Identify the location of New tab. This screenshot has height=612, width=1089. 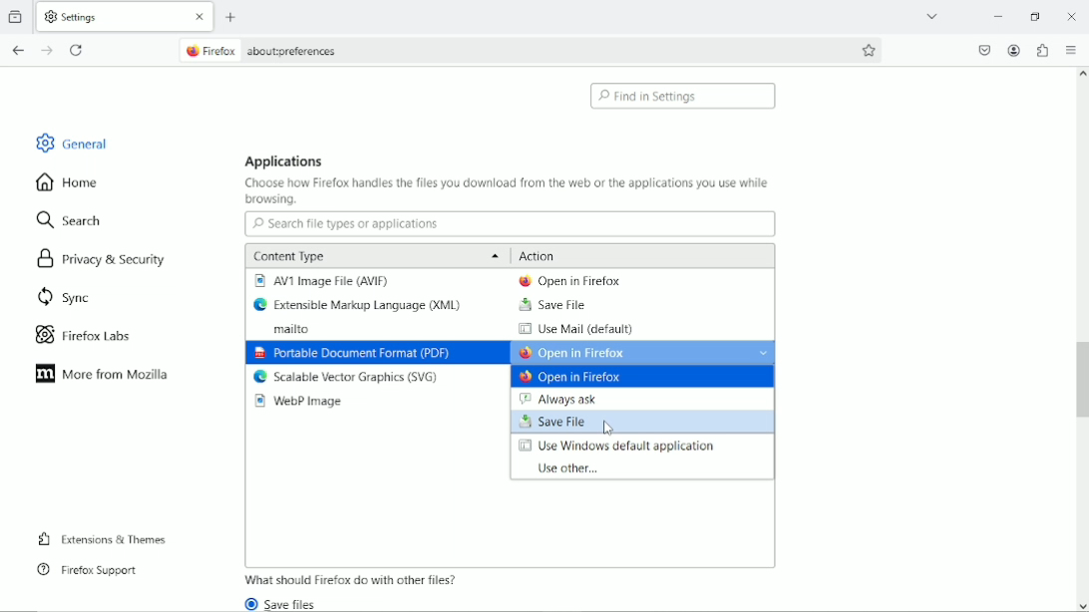
(232, 18).